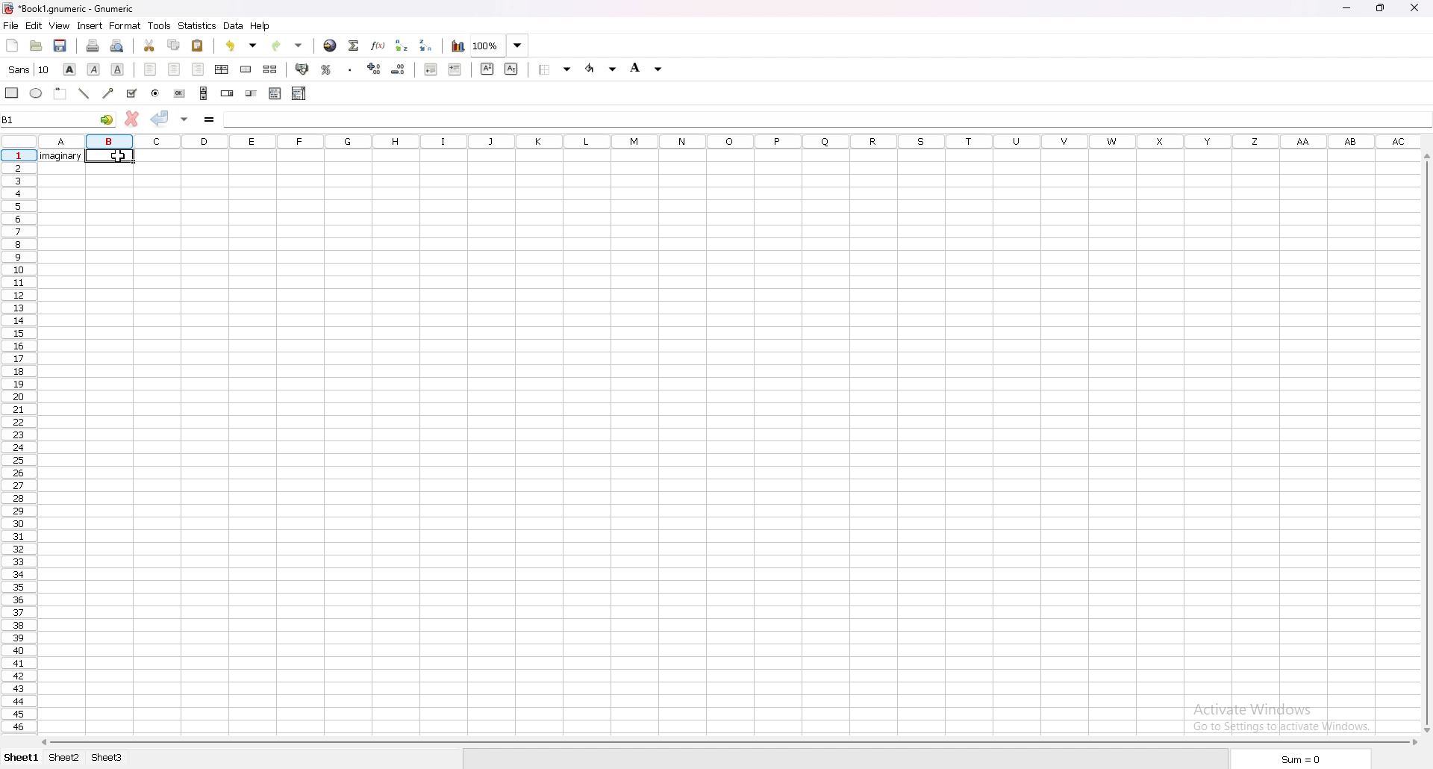 This screenshot has height=769, width=1433. I want to click on data, so click(235, 26).